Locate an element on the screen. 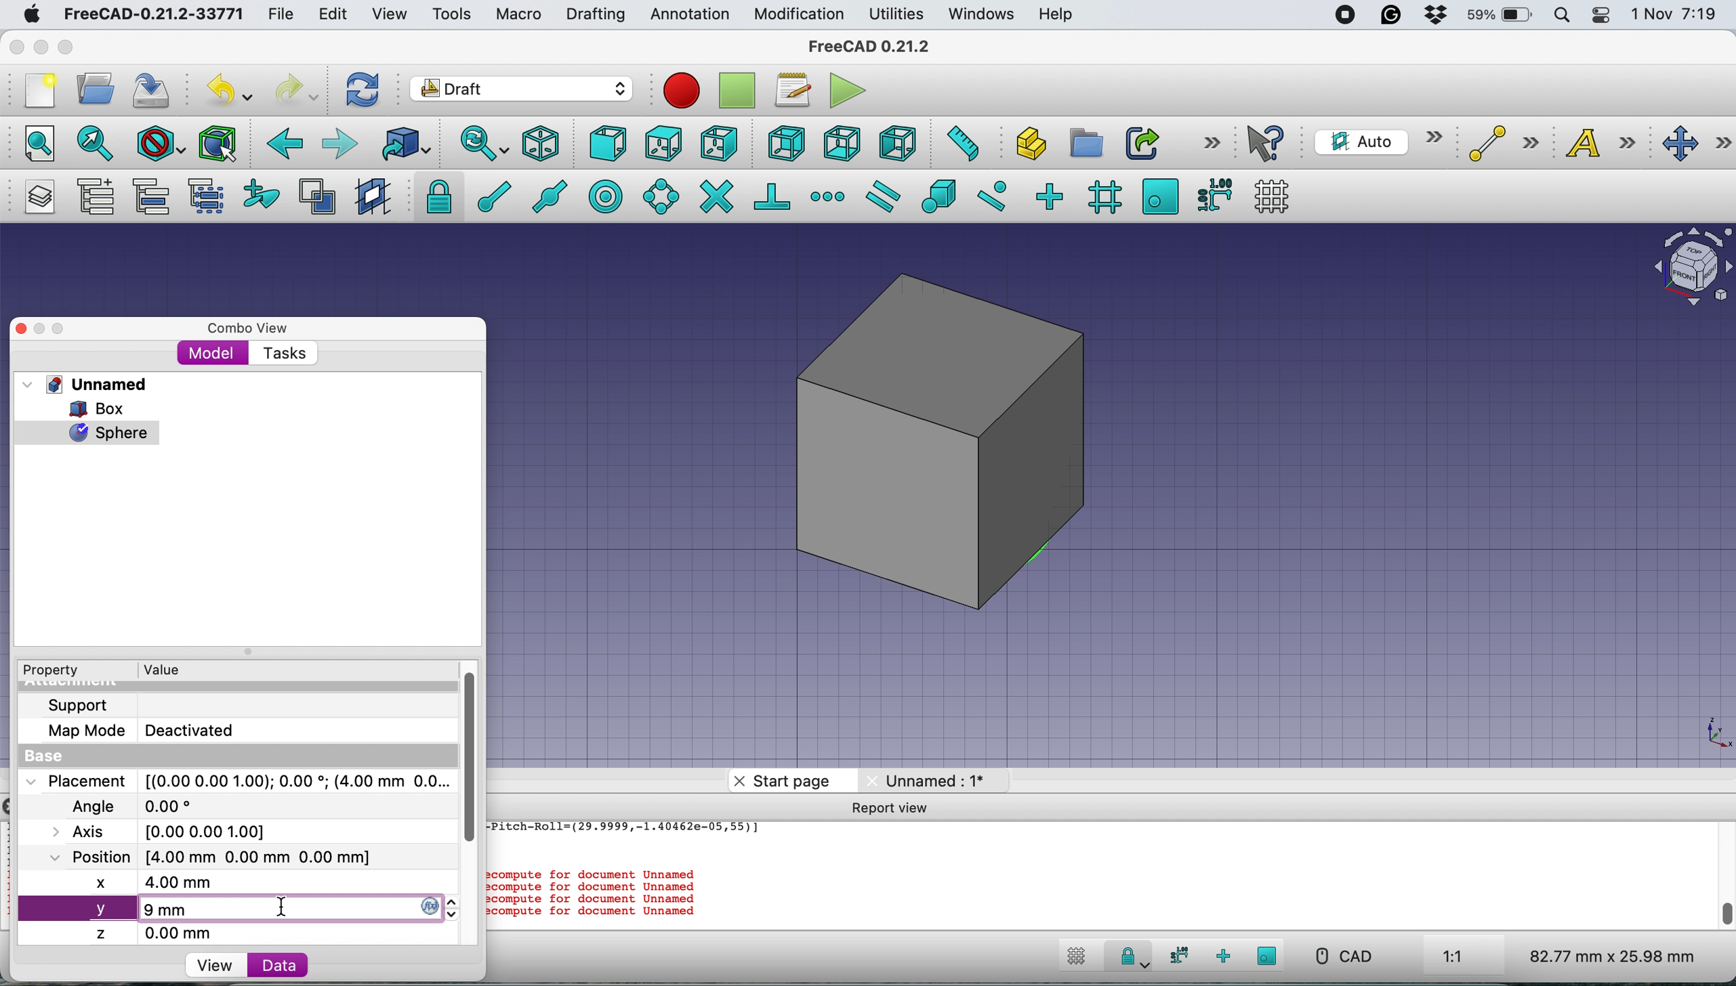  tools is located at coordinates (451, 16).